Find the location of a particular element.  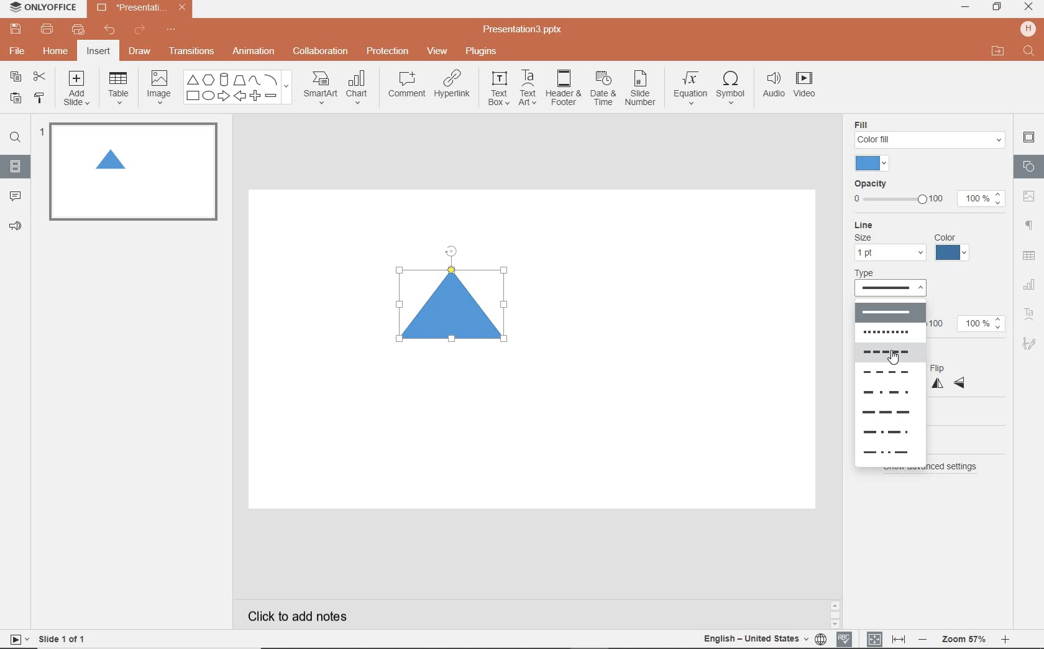

TEXT BOX is located at coordinates (498, 88).